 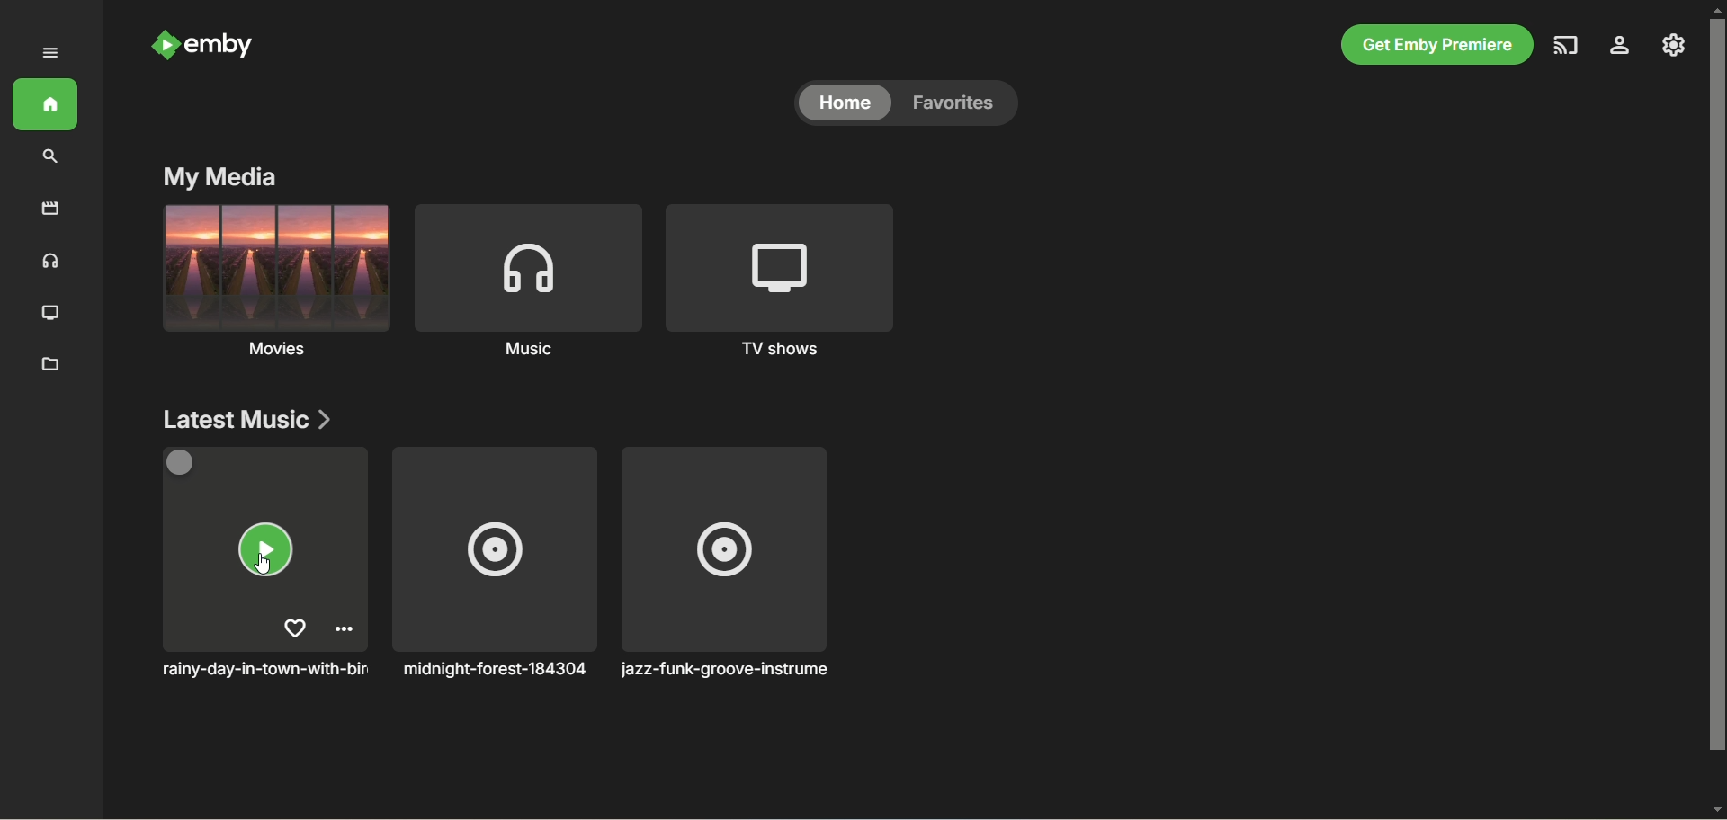 What do you see at coordinates (1716, 410) in the screenshot?
I see `vertical scroll bar` at bounding box center [1716, 410].